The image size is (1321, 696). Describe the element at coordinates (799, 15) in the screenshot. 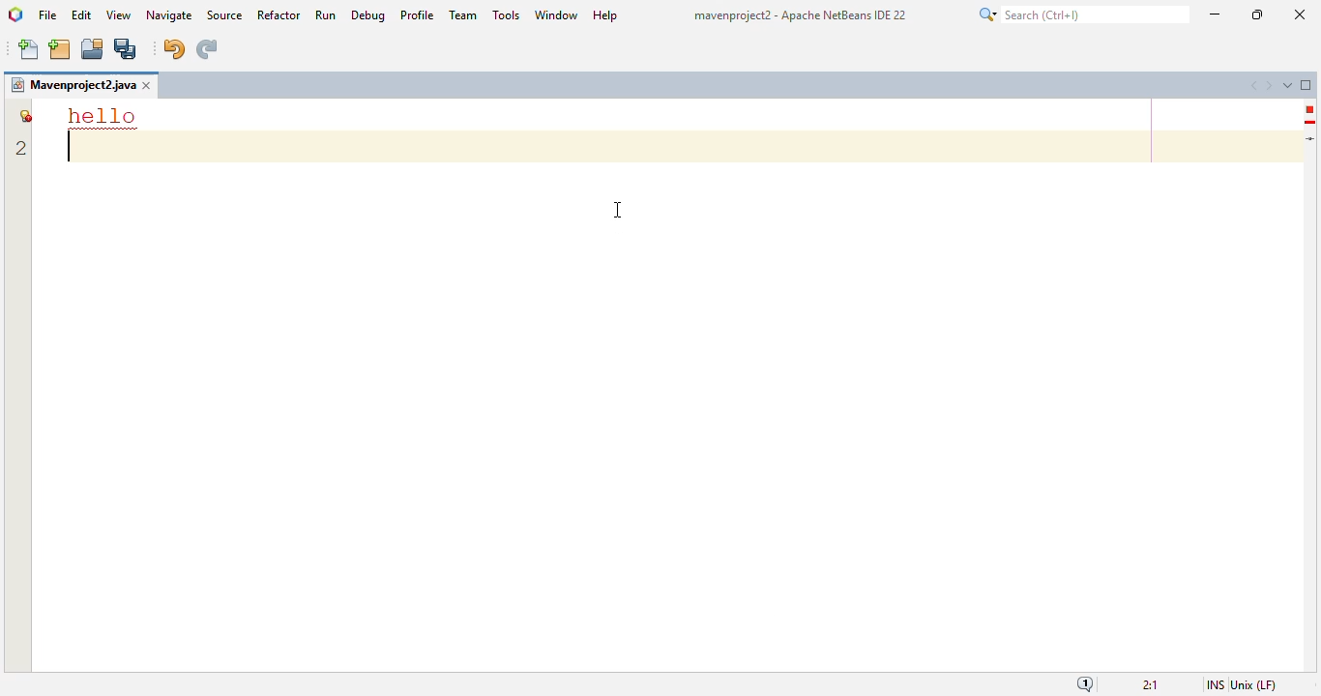

I see `title` at that location.